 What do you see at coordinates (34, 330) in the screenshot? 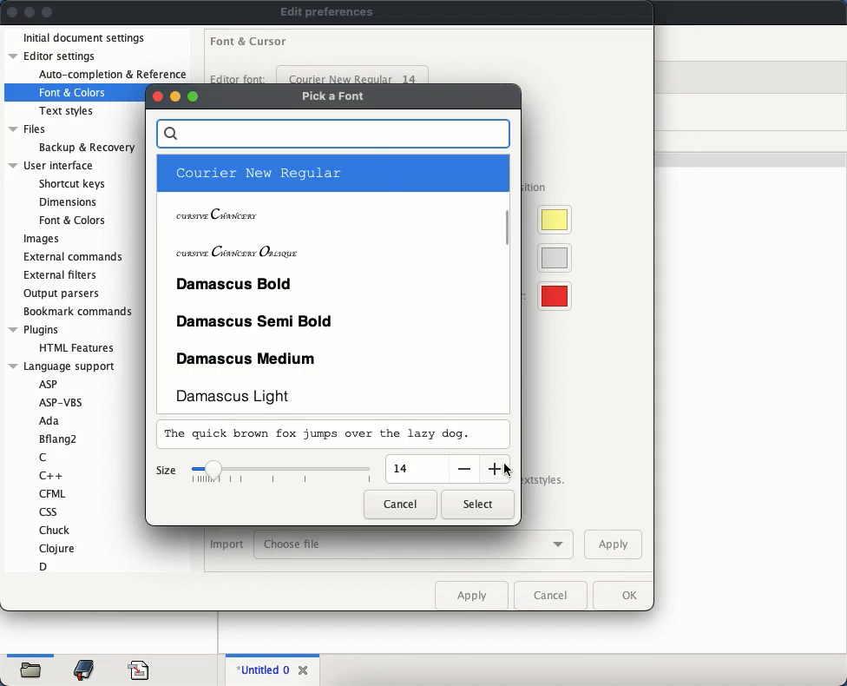
I see `plugins` at bounding box center [34, 330].